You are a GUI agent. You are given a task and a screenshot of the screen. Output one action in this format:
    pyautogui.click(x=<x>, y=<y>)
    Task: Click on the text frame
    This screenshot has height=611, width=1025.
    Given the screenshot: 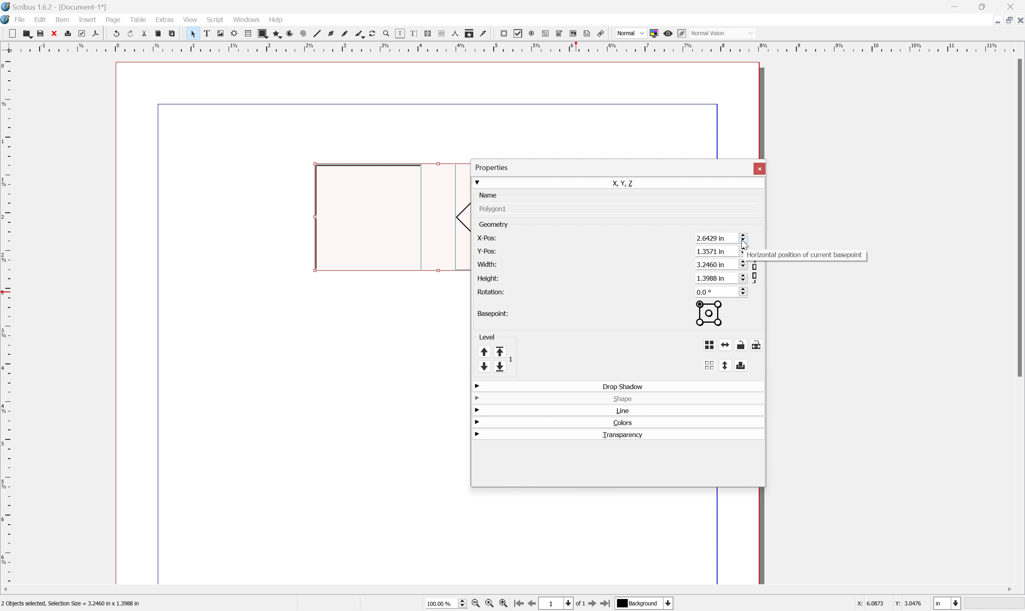 What is the action you would take?
    pyautogui.click(x=204, y=34)
    